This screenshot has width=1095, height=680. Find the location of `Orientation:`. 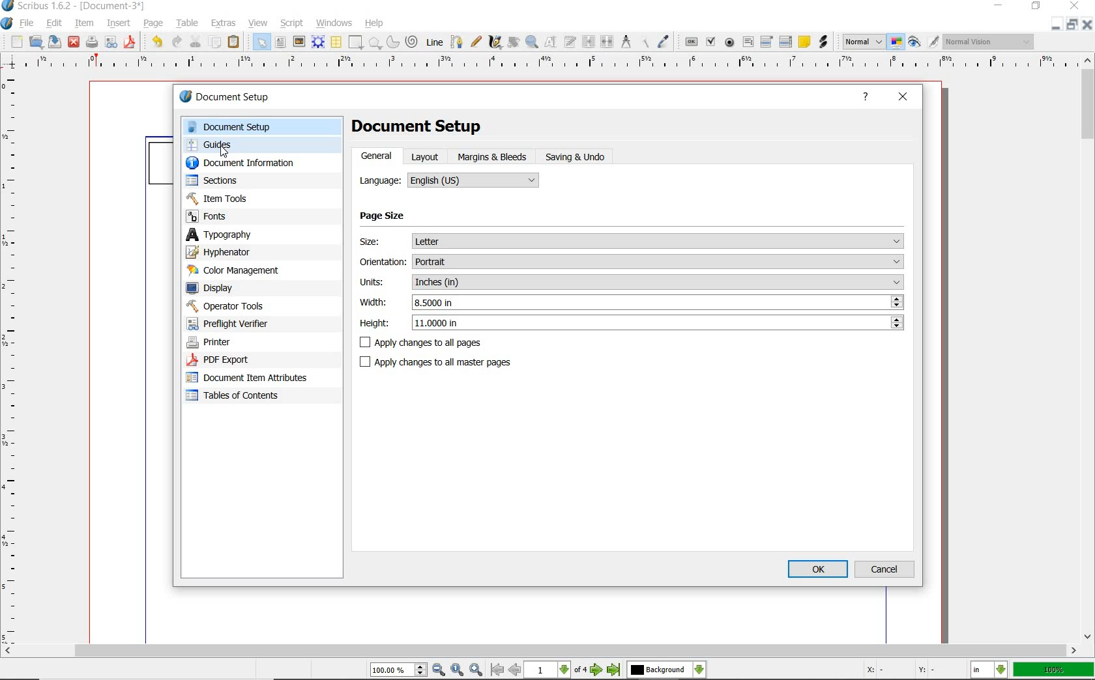

Orientation: is located at coordinates (382, 263).